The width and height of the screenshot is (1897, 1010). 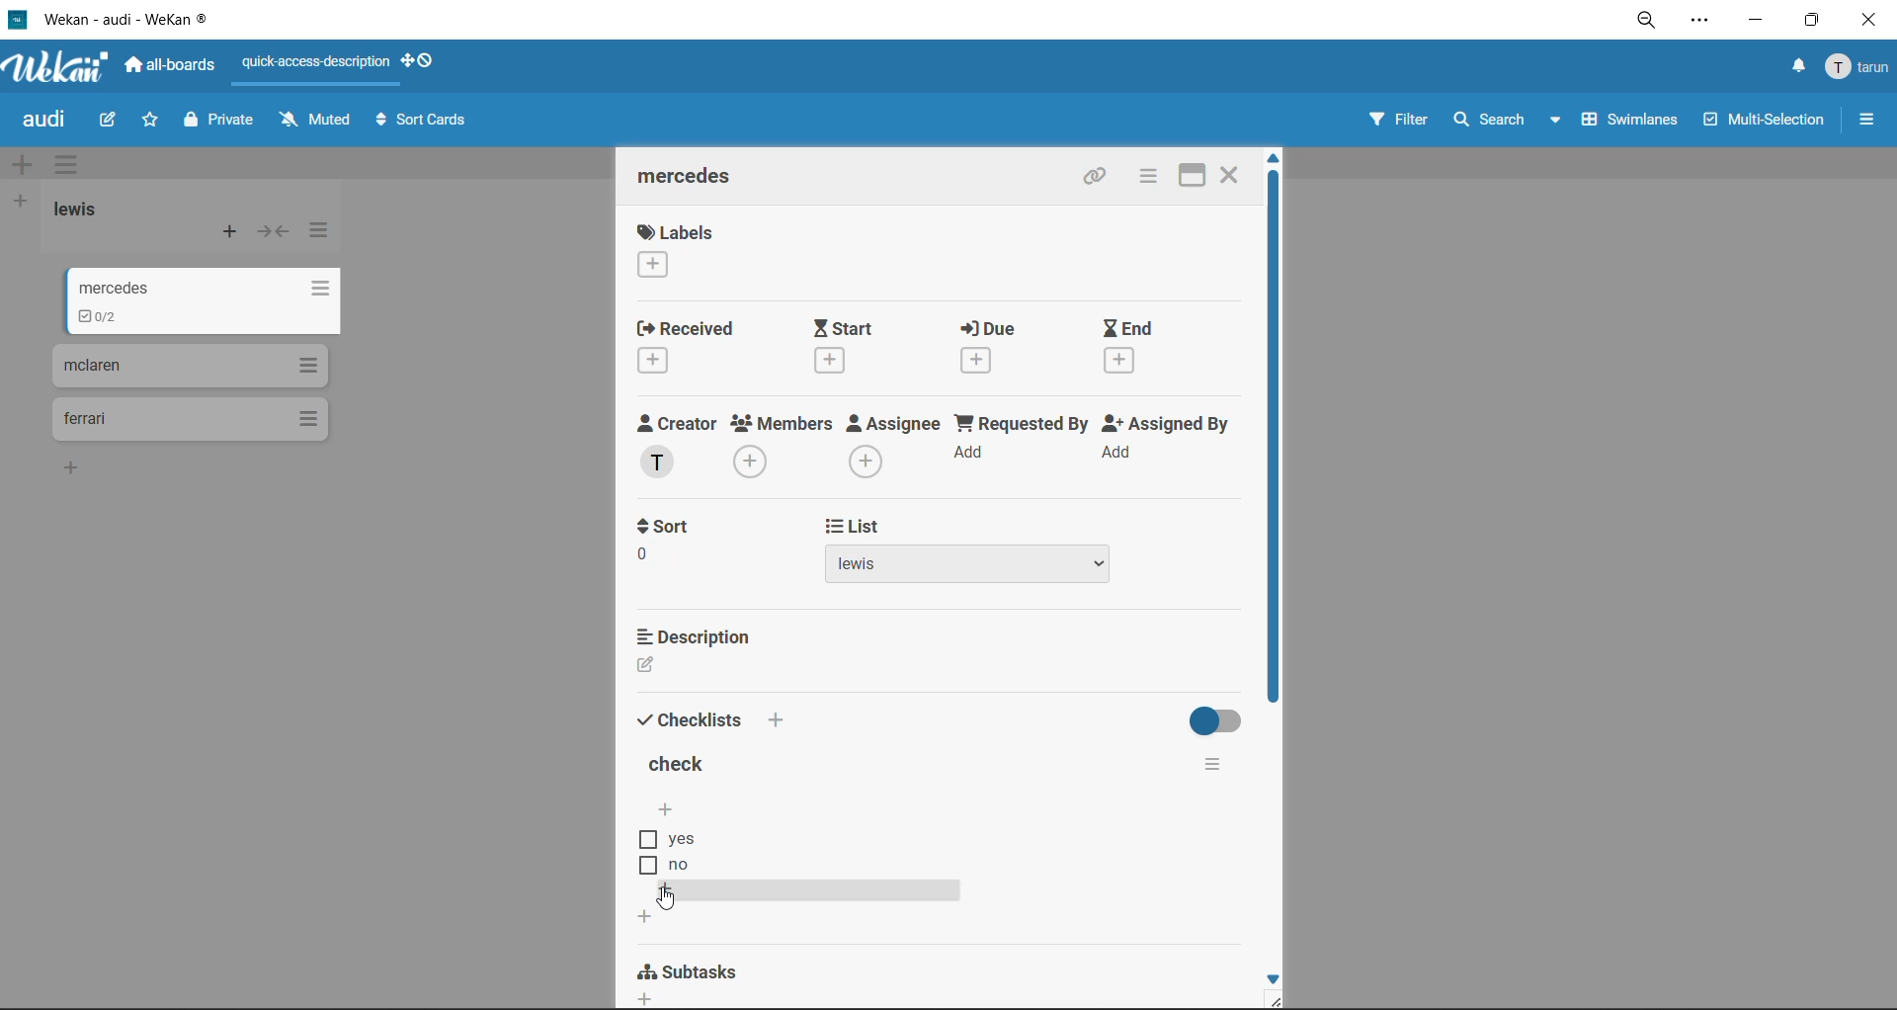 What do you see at coordinates (693, 176) in the screenshot?
I see `mercedes` at bounding box center [693, 176].